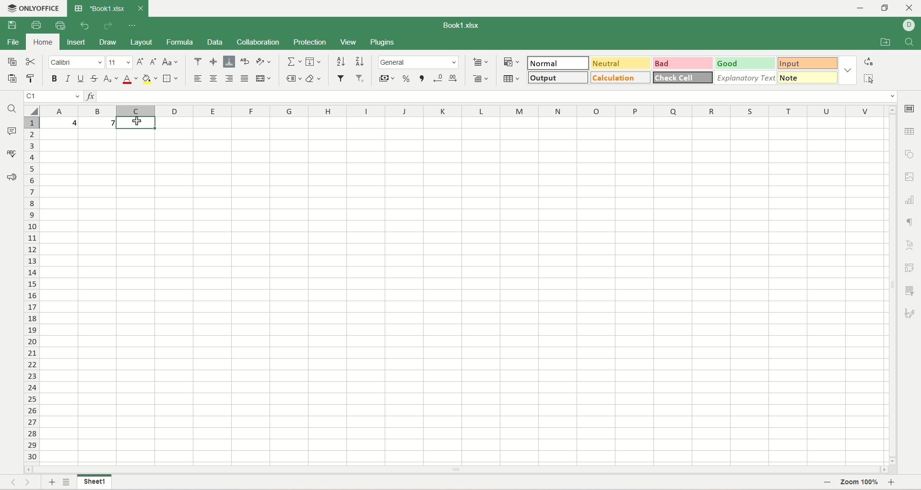 This screenshot has height=490, width=921. Describe the element at coordinates (12, 61) in the screenshot. I see `copy` at that location.